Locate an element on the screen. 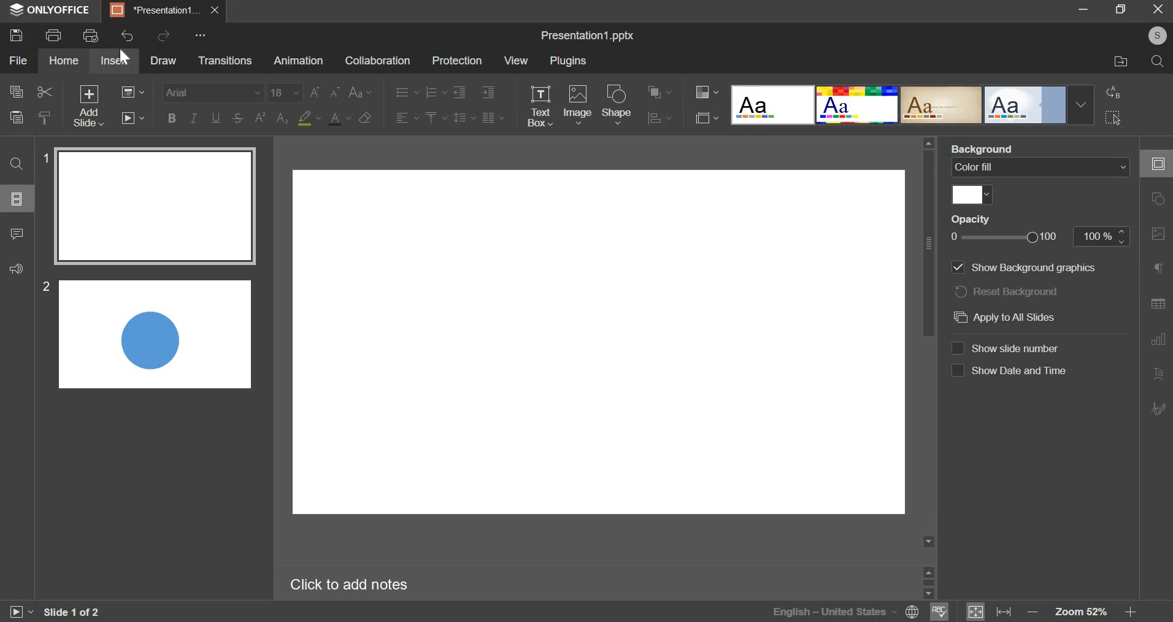 The width and height of the screenshot is (1173, 622). bold is located at coordinates (171, 117).